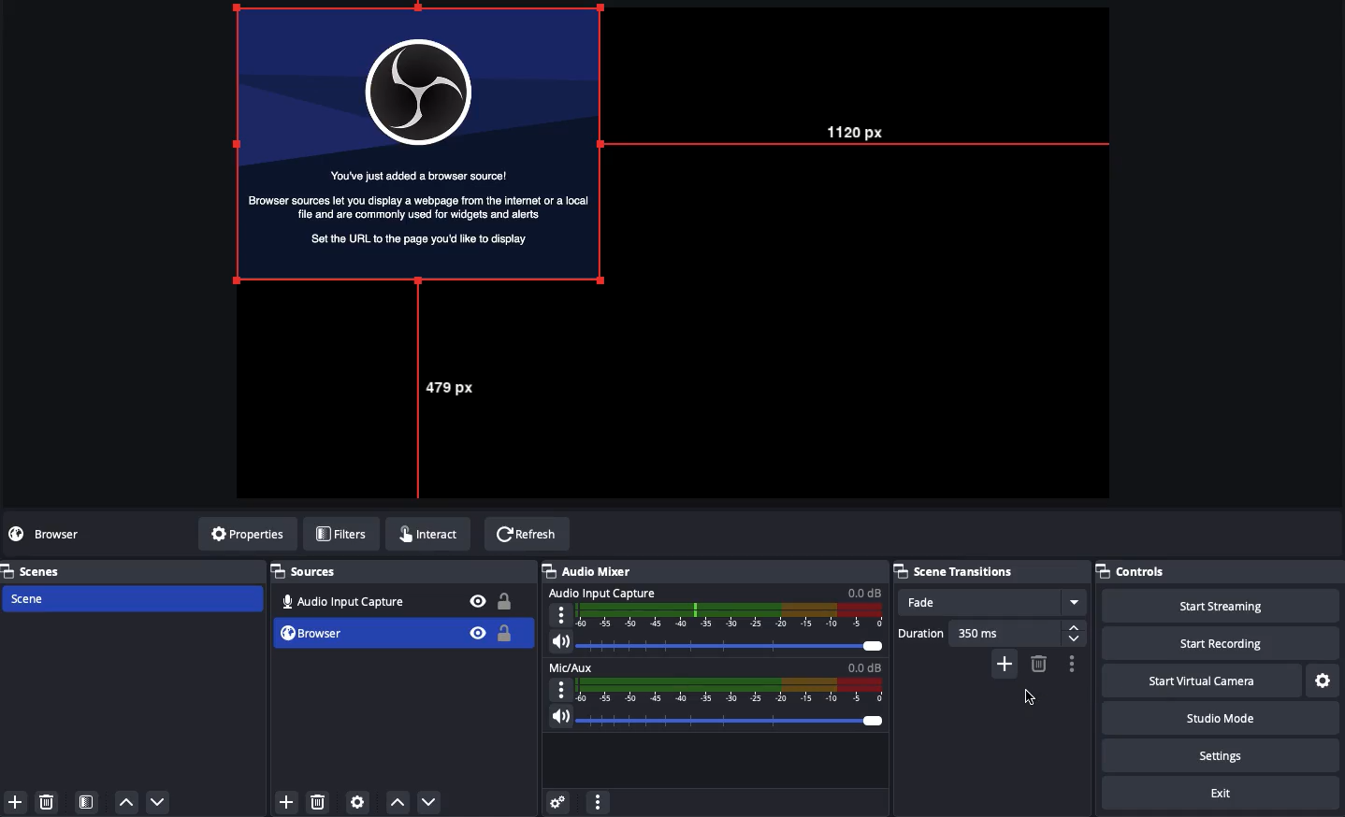  Describe the element at coordinates (50, 803) in the screenshot. I see `delete` at that location.